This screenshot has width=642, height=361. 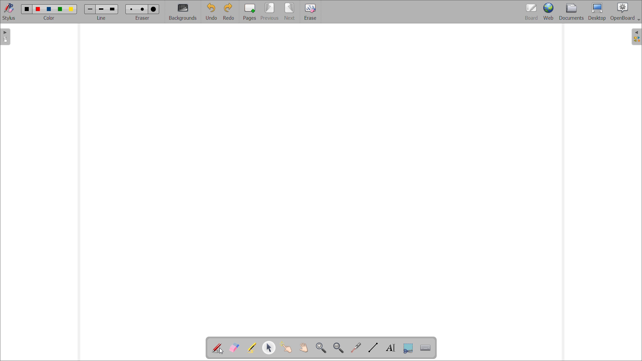 What do you see at coordinates (636, 37) in the screenshot?
I see `open folder view` at bounding box center [636, 37].